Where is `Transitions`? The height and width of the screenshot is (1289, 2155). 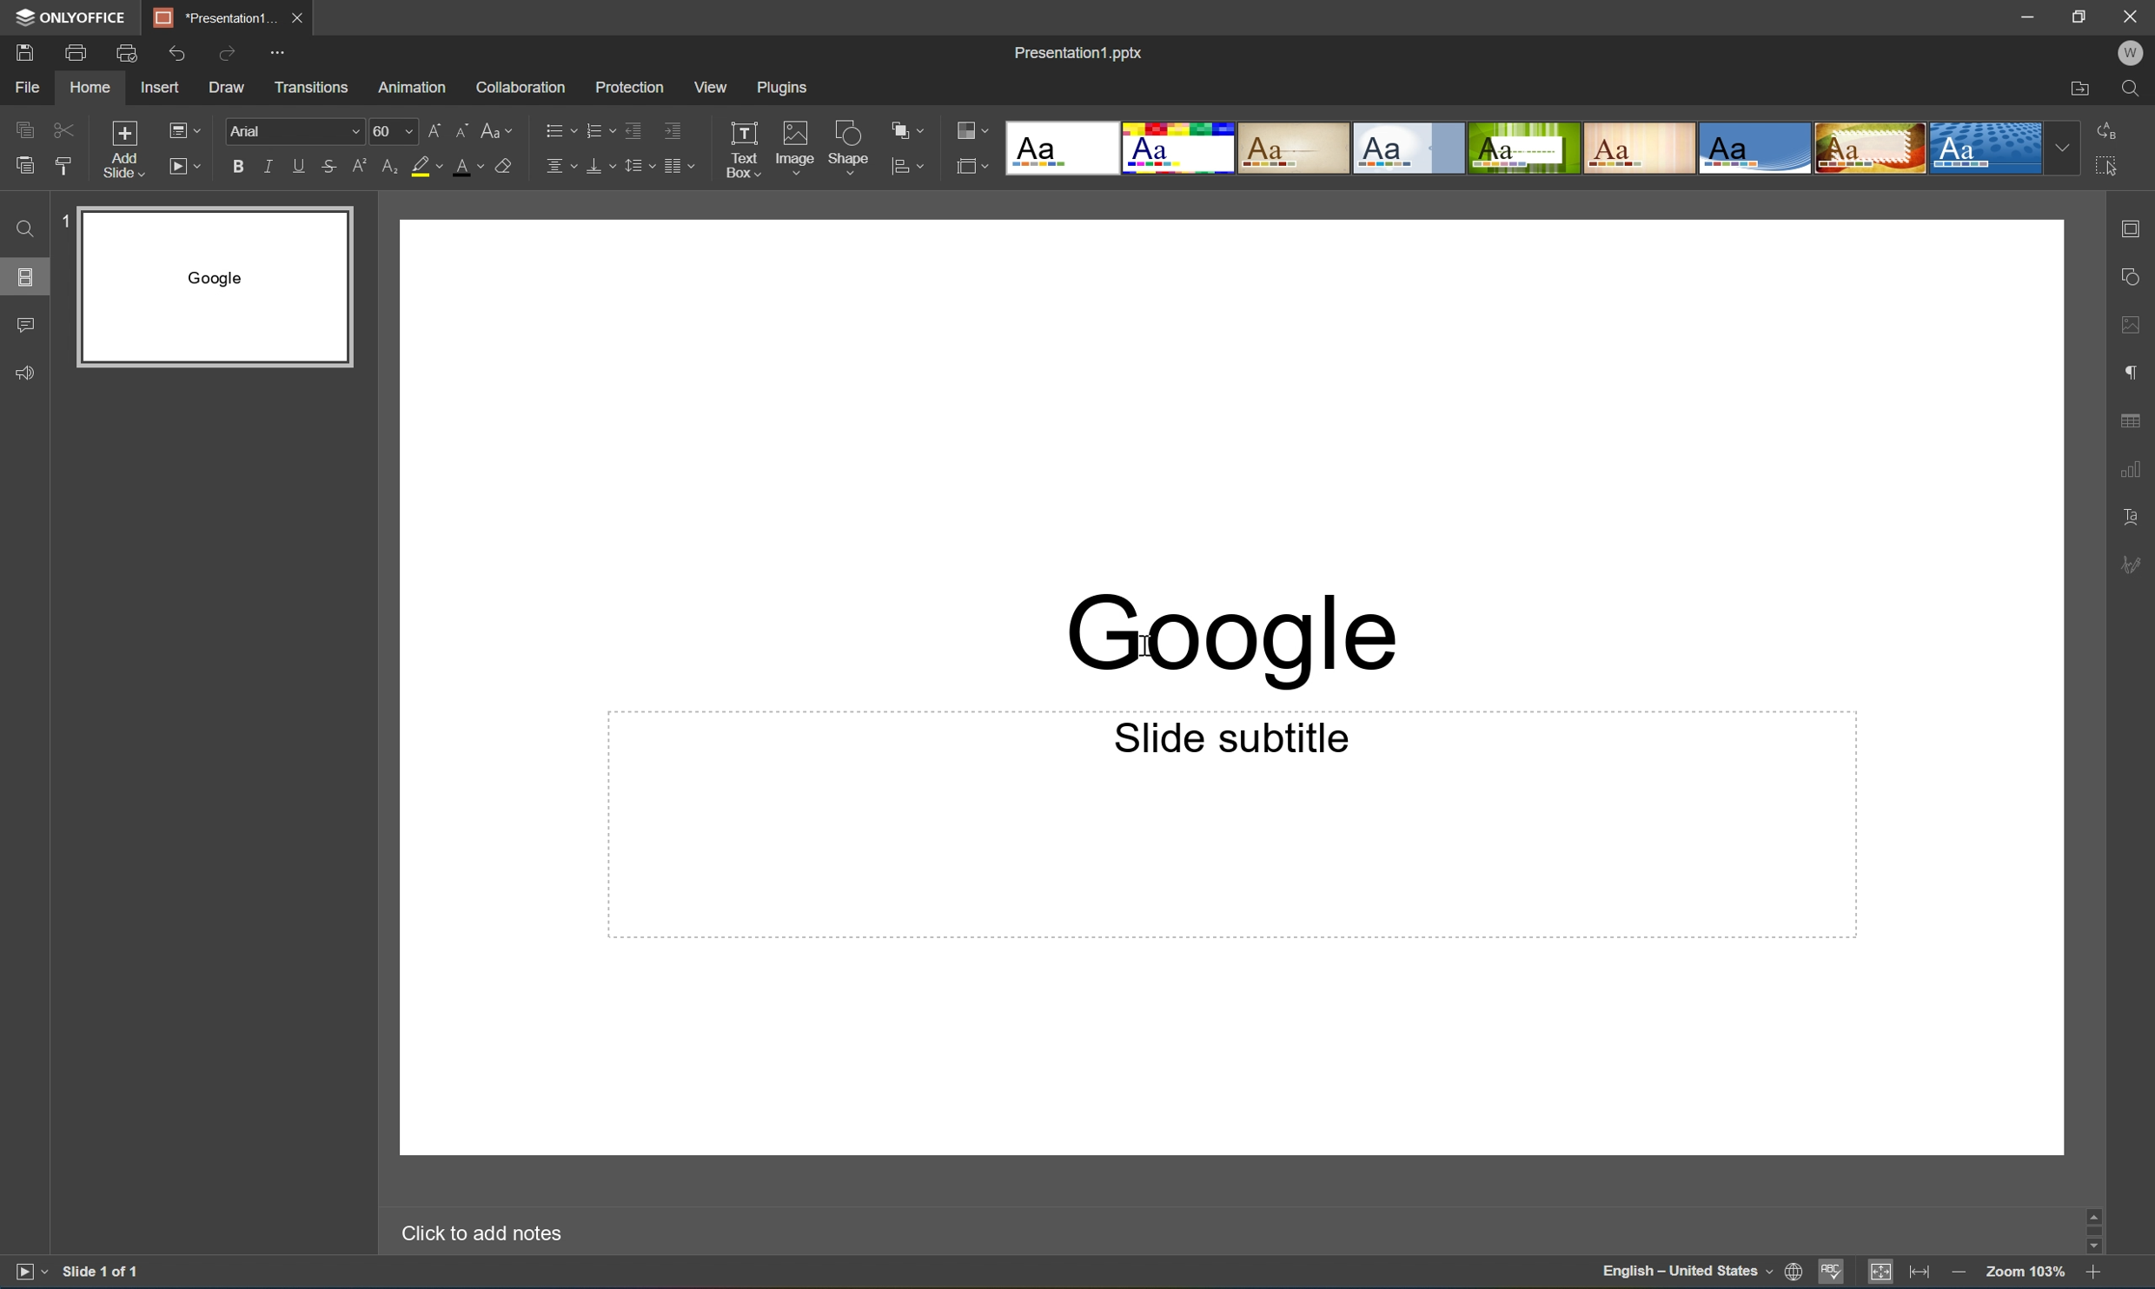
Transitions is located at coordinates (312, 88).